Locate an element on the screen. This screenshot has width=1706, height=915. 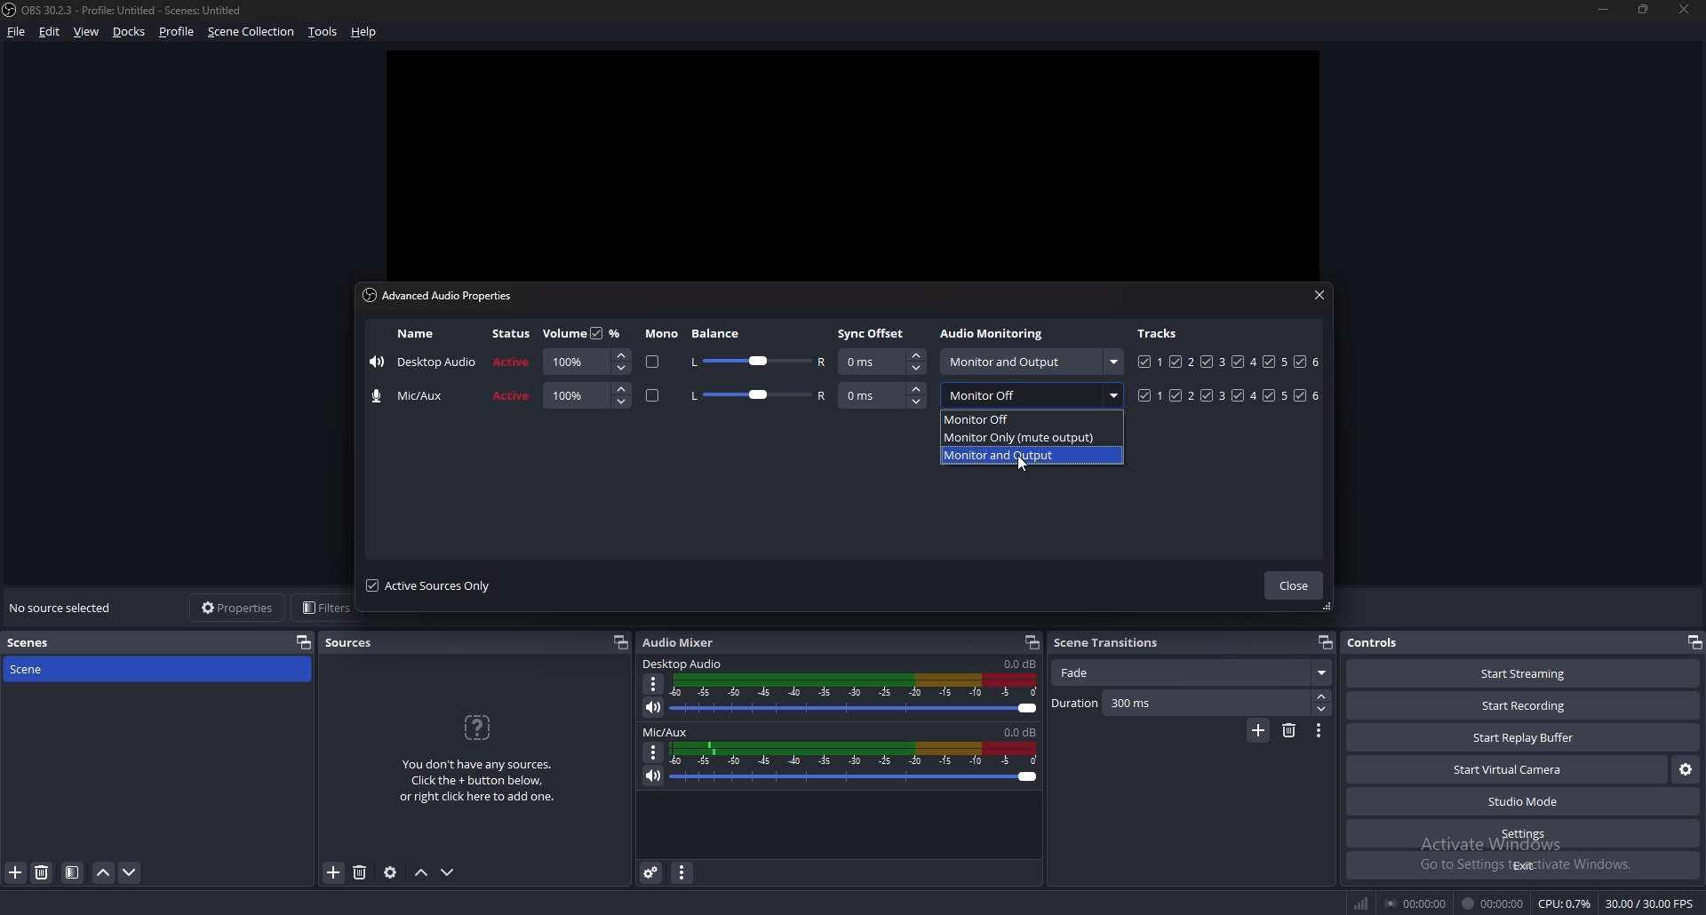
scene transitions is located at coordinates (1109, 642).